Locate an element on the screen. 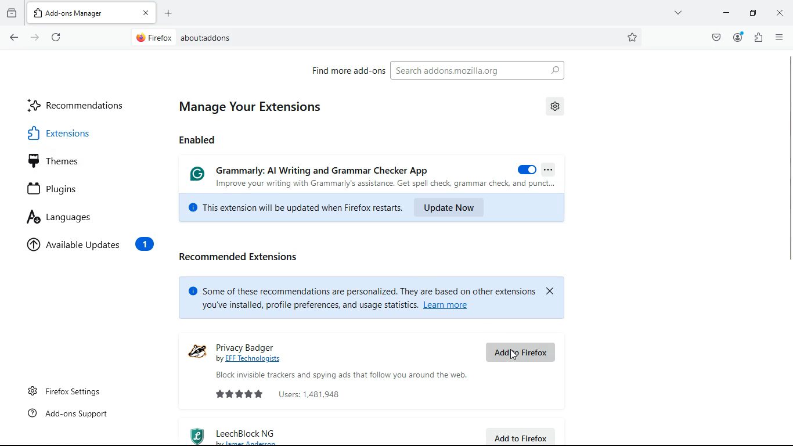 The image size is (793, 446). find more add-ons is located at coordinates (347, 73).